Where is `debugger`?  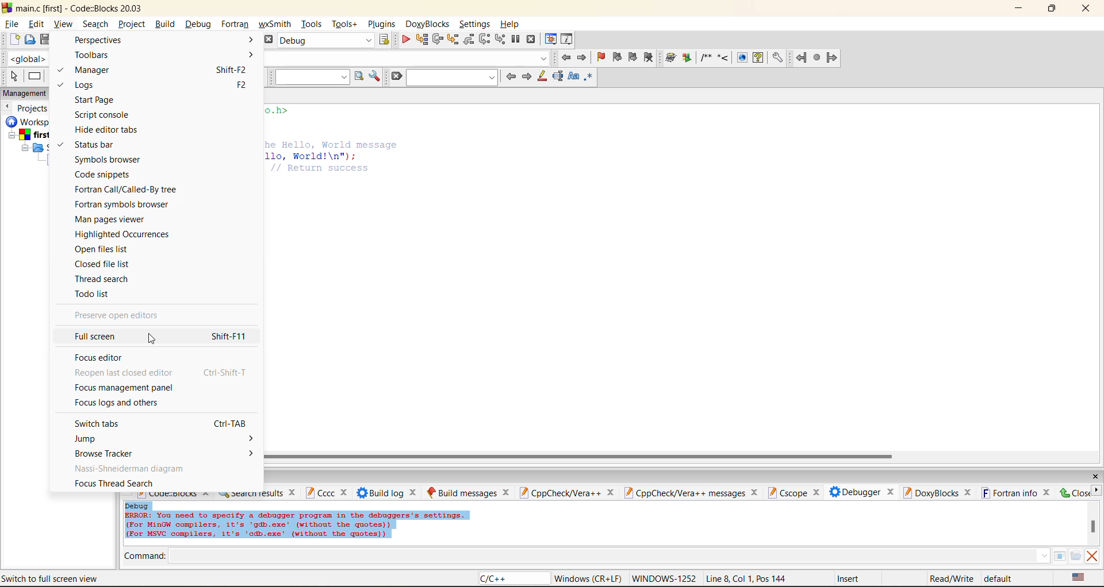 debugger is located at coordinates (857, 492).